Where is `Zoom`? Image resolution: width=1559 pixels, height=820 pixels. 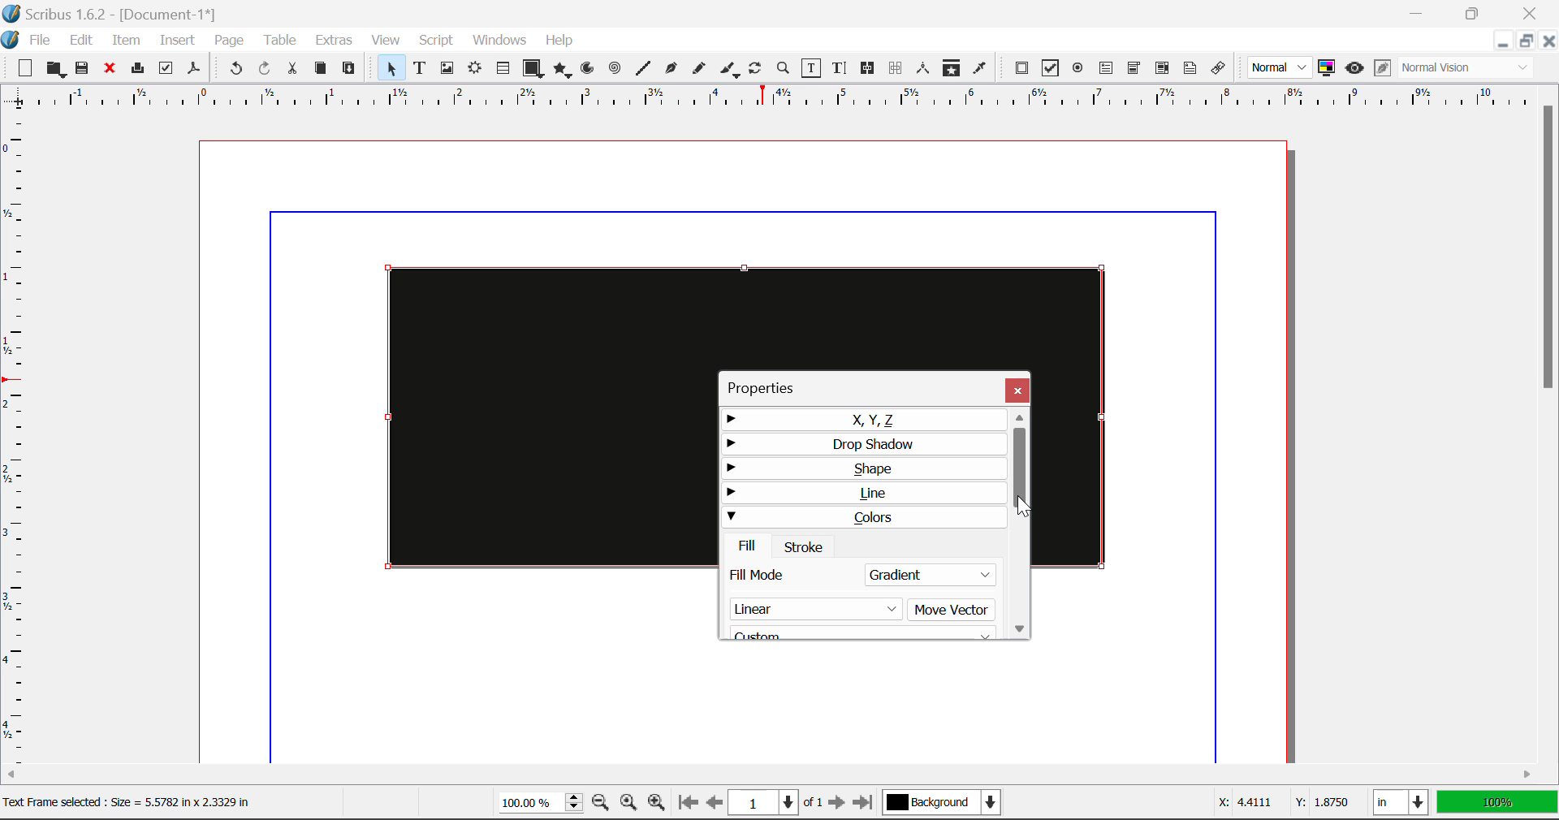
Zoom is located at coordinates (784, 67).